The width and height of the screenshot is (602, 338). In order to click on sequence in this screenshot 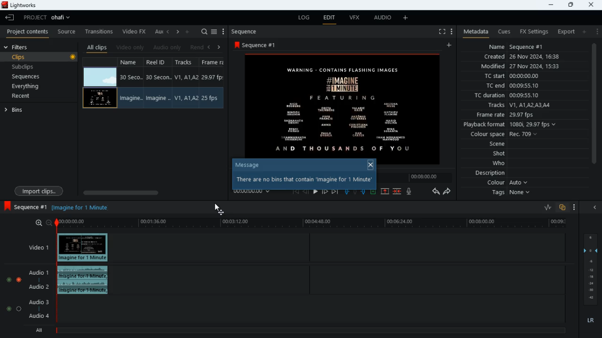, I will do `click(26, 206)`.